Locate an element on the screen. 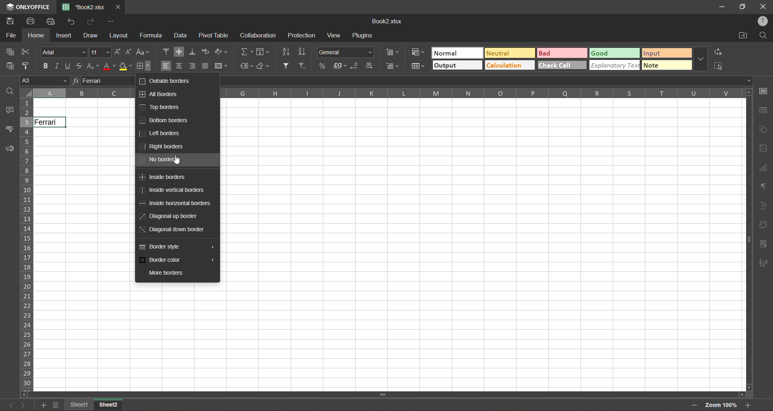 The height and width of the screenshot is (411, 773). sort descending is located at coordinates (304, 52).